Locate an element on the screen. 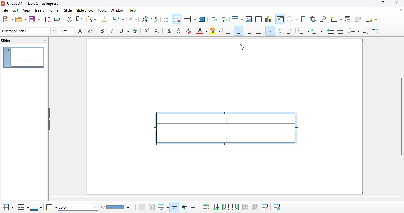 The height and width of the screenshot is (213, 404). insert audio or video is located at coordinates (258, 19).